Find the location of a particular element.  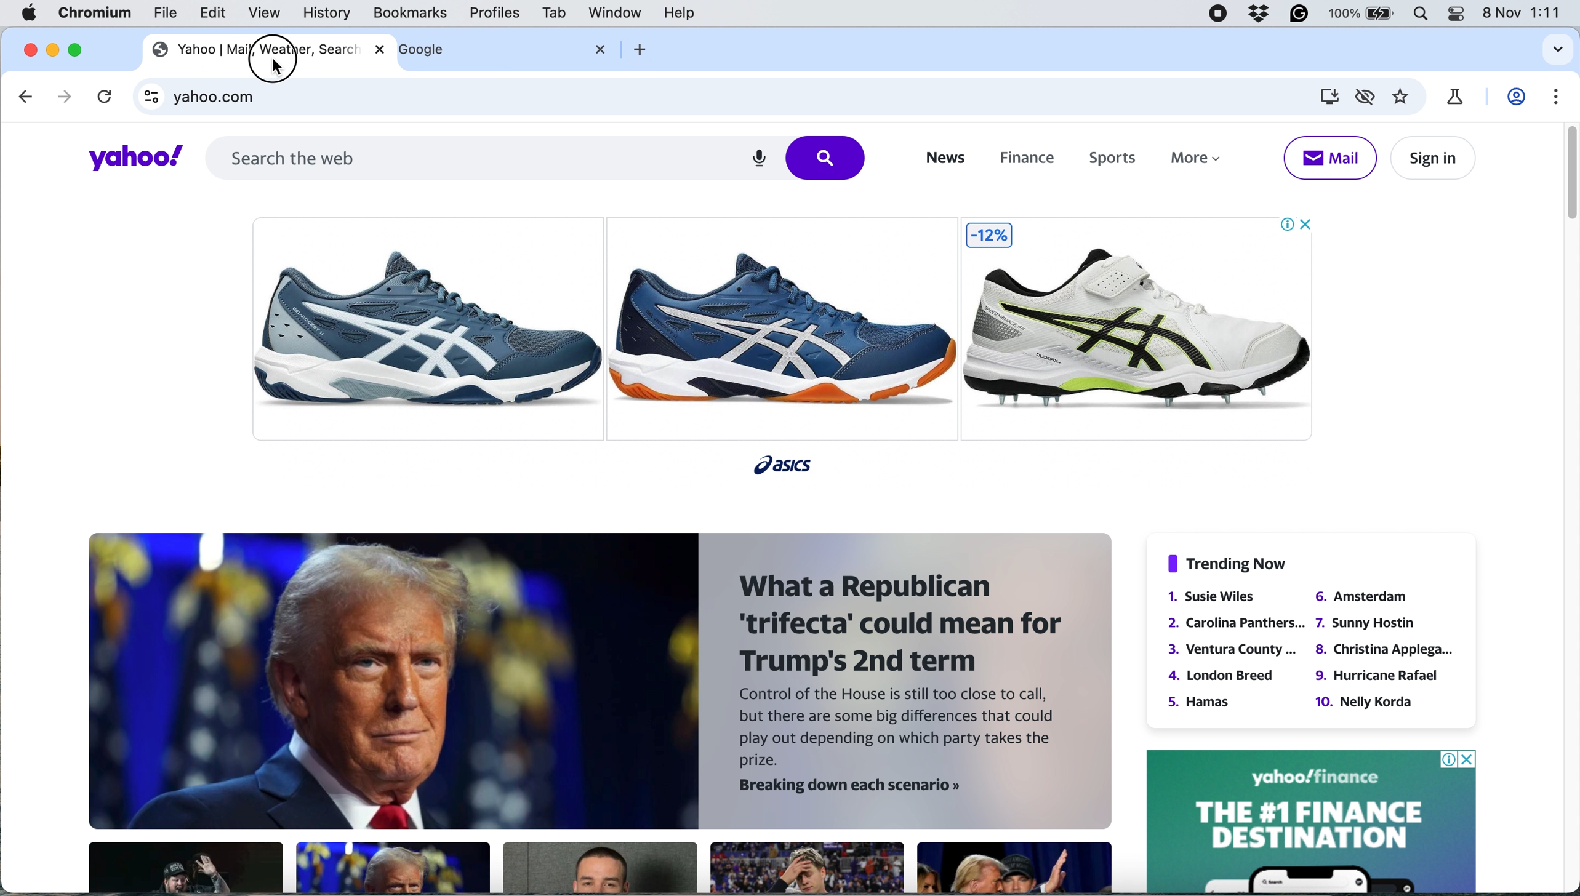

system logo is located at coordinates (30, 14).